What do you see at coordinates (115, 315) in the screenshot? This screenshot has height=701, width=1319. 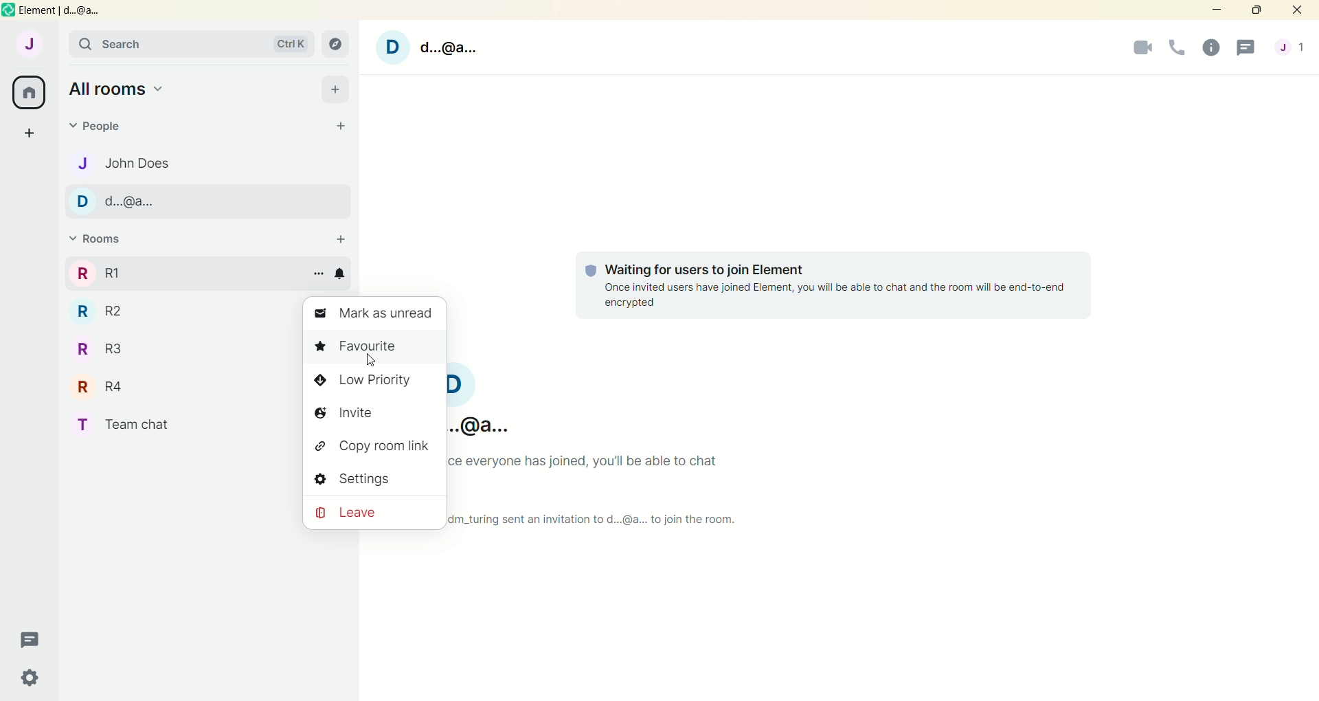 I see `R R2` at bounding box center [115, 315].